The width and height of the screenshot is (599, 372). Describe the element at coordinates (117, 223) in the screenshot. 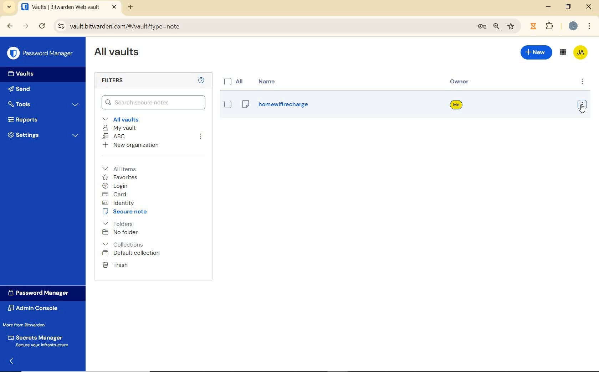

I see `folders` at that location.